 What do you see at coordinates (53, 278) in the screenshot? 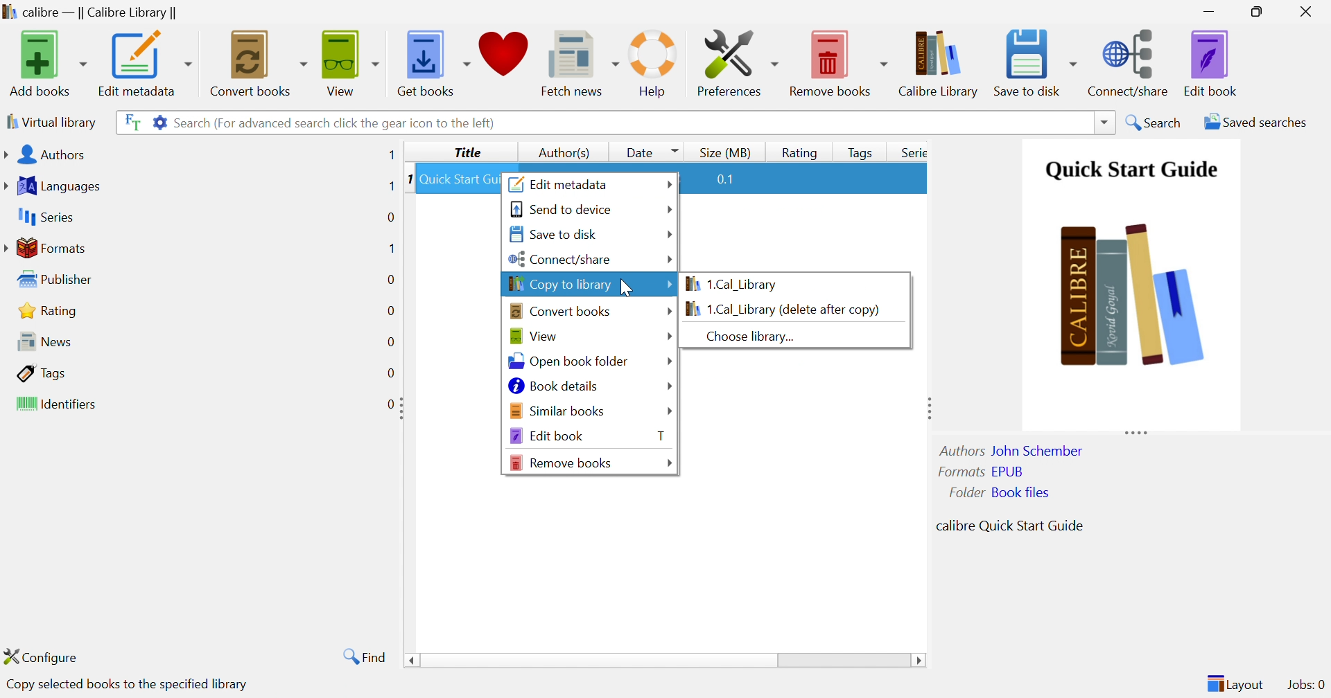
I see `Publisher` at bounding box center [53, 278].